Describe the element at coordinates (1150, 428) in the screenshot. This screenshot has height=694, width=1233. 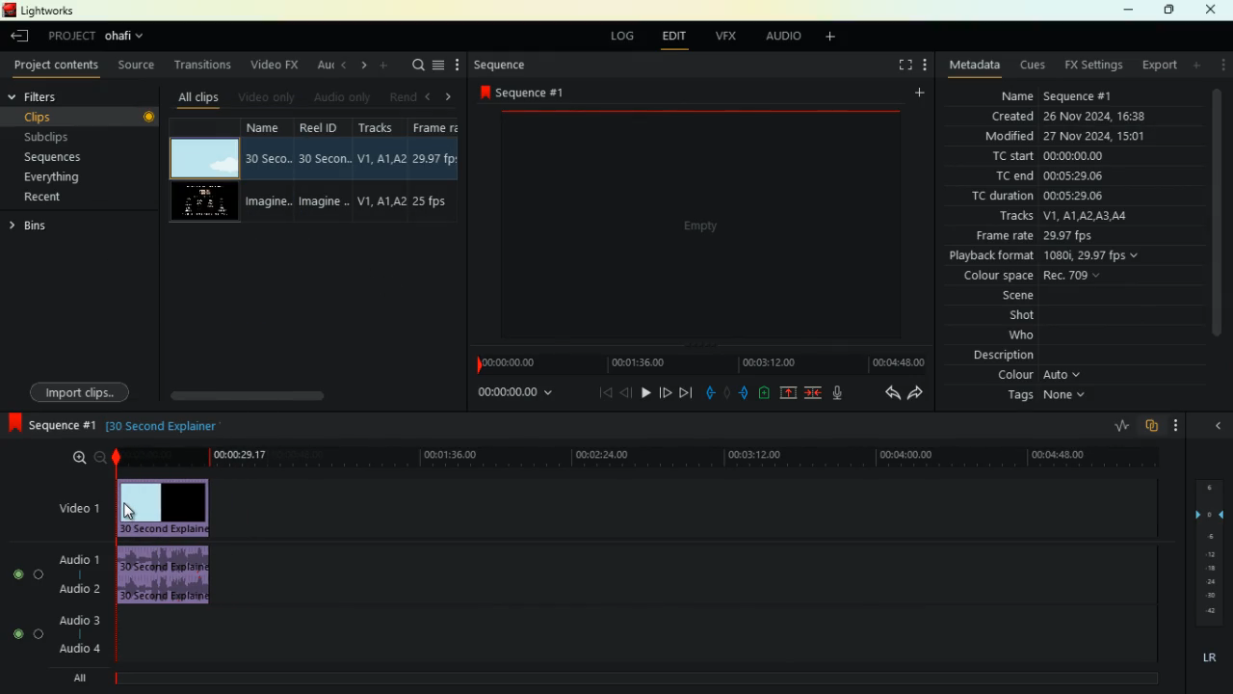
I see `overlap` at that location.